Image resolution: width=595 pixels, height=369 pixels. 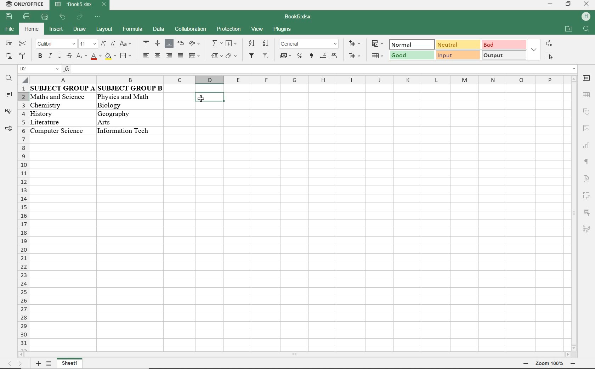 I want to click on restore down, so click(x=568, y=5).